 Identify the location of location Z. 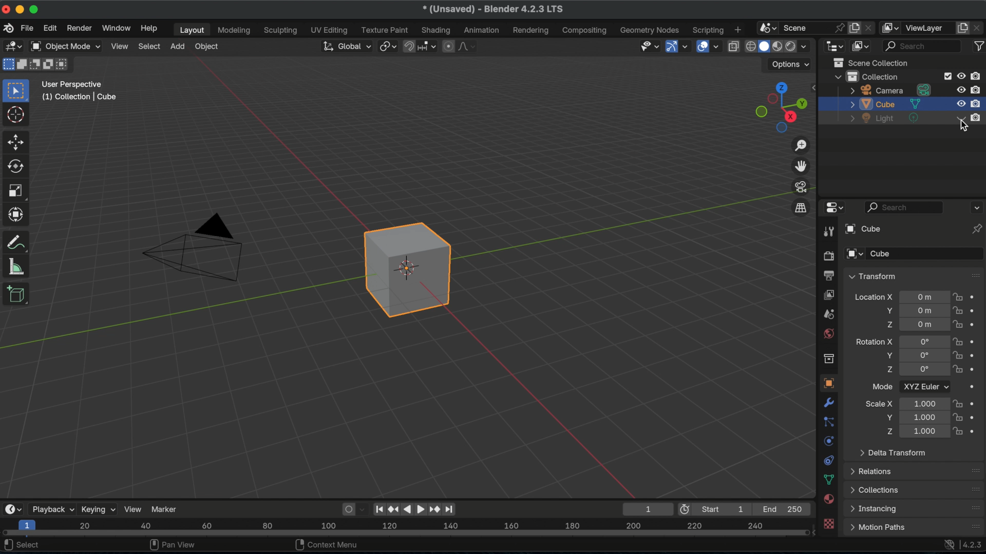
(885, 325).